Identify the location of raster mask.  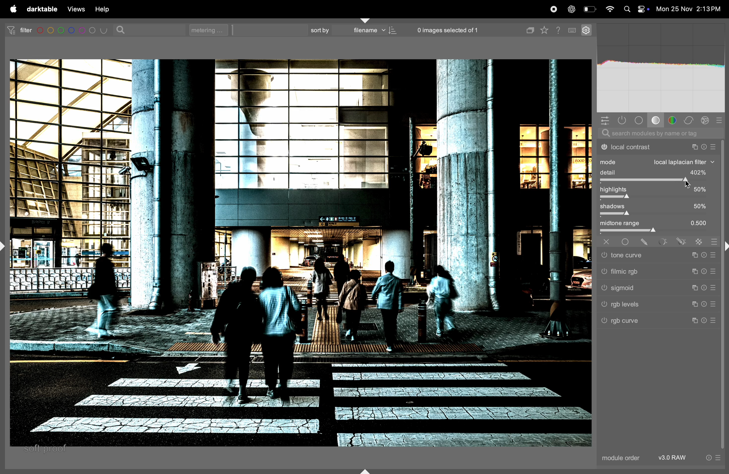
(700, 241).